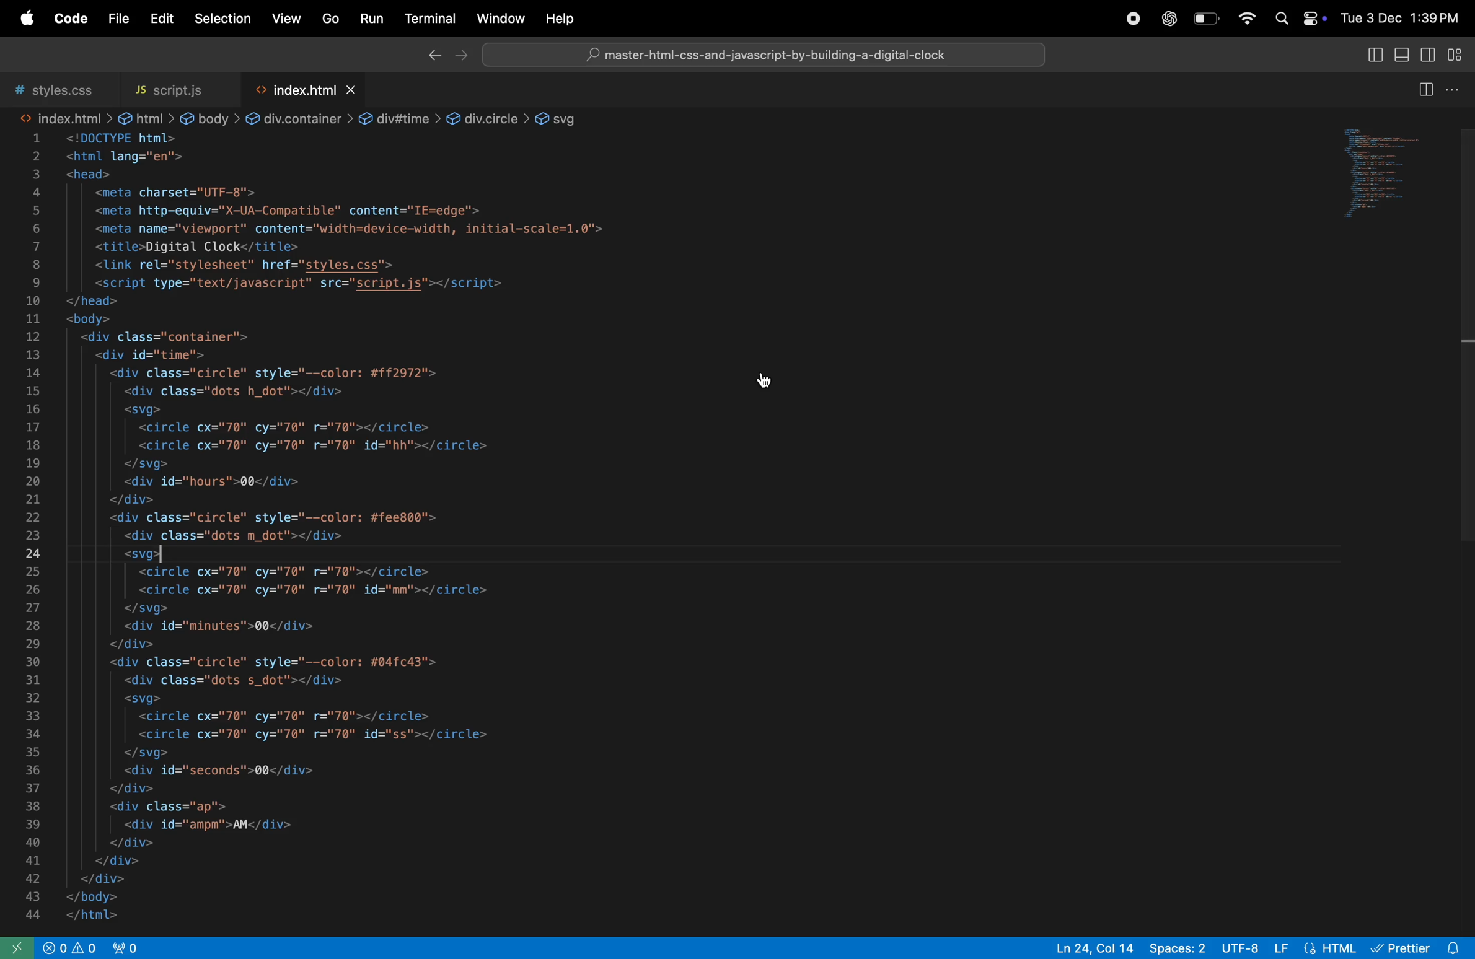 This screenshot has width=1475, height=959. What do you see at coordinates (485, 116) in the screenshot?
I see `div.circle` at bounding box center [485, 116].